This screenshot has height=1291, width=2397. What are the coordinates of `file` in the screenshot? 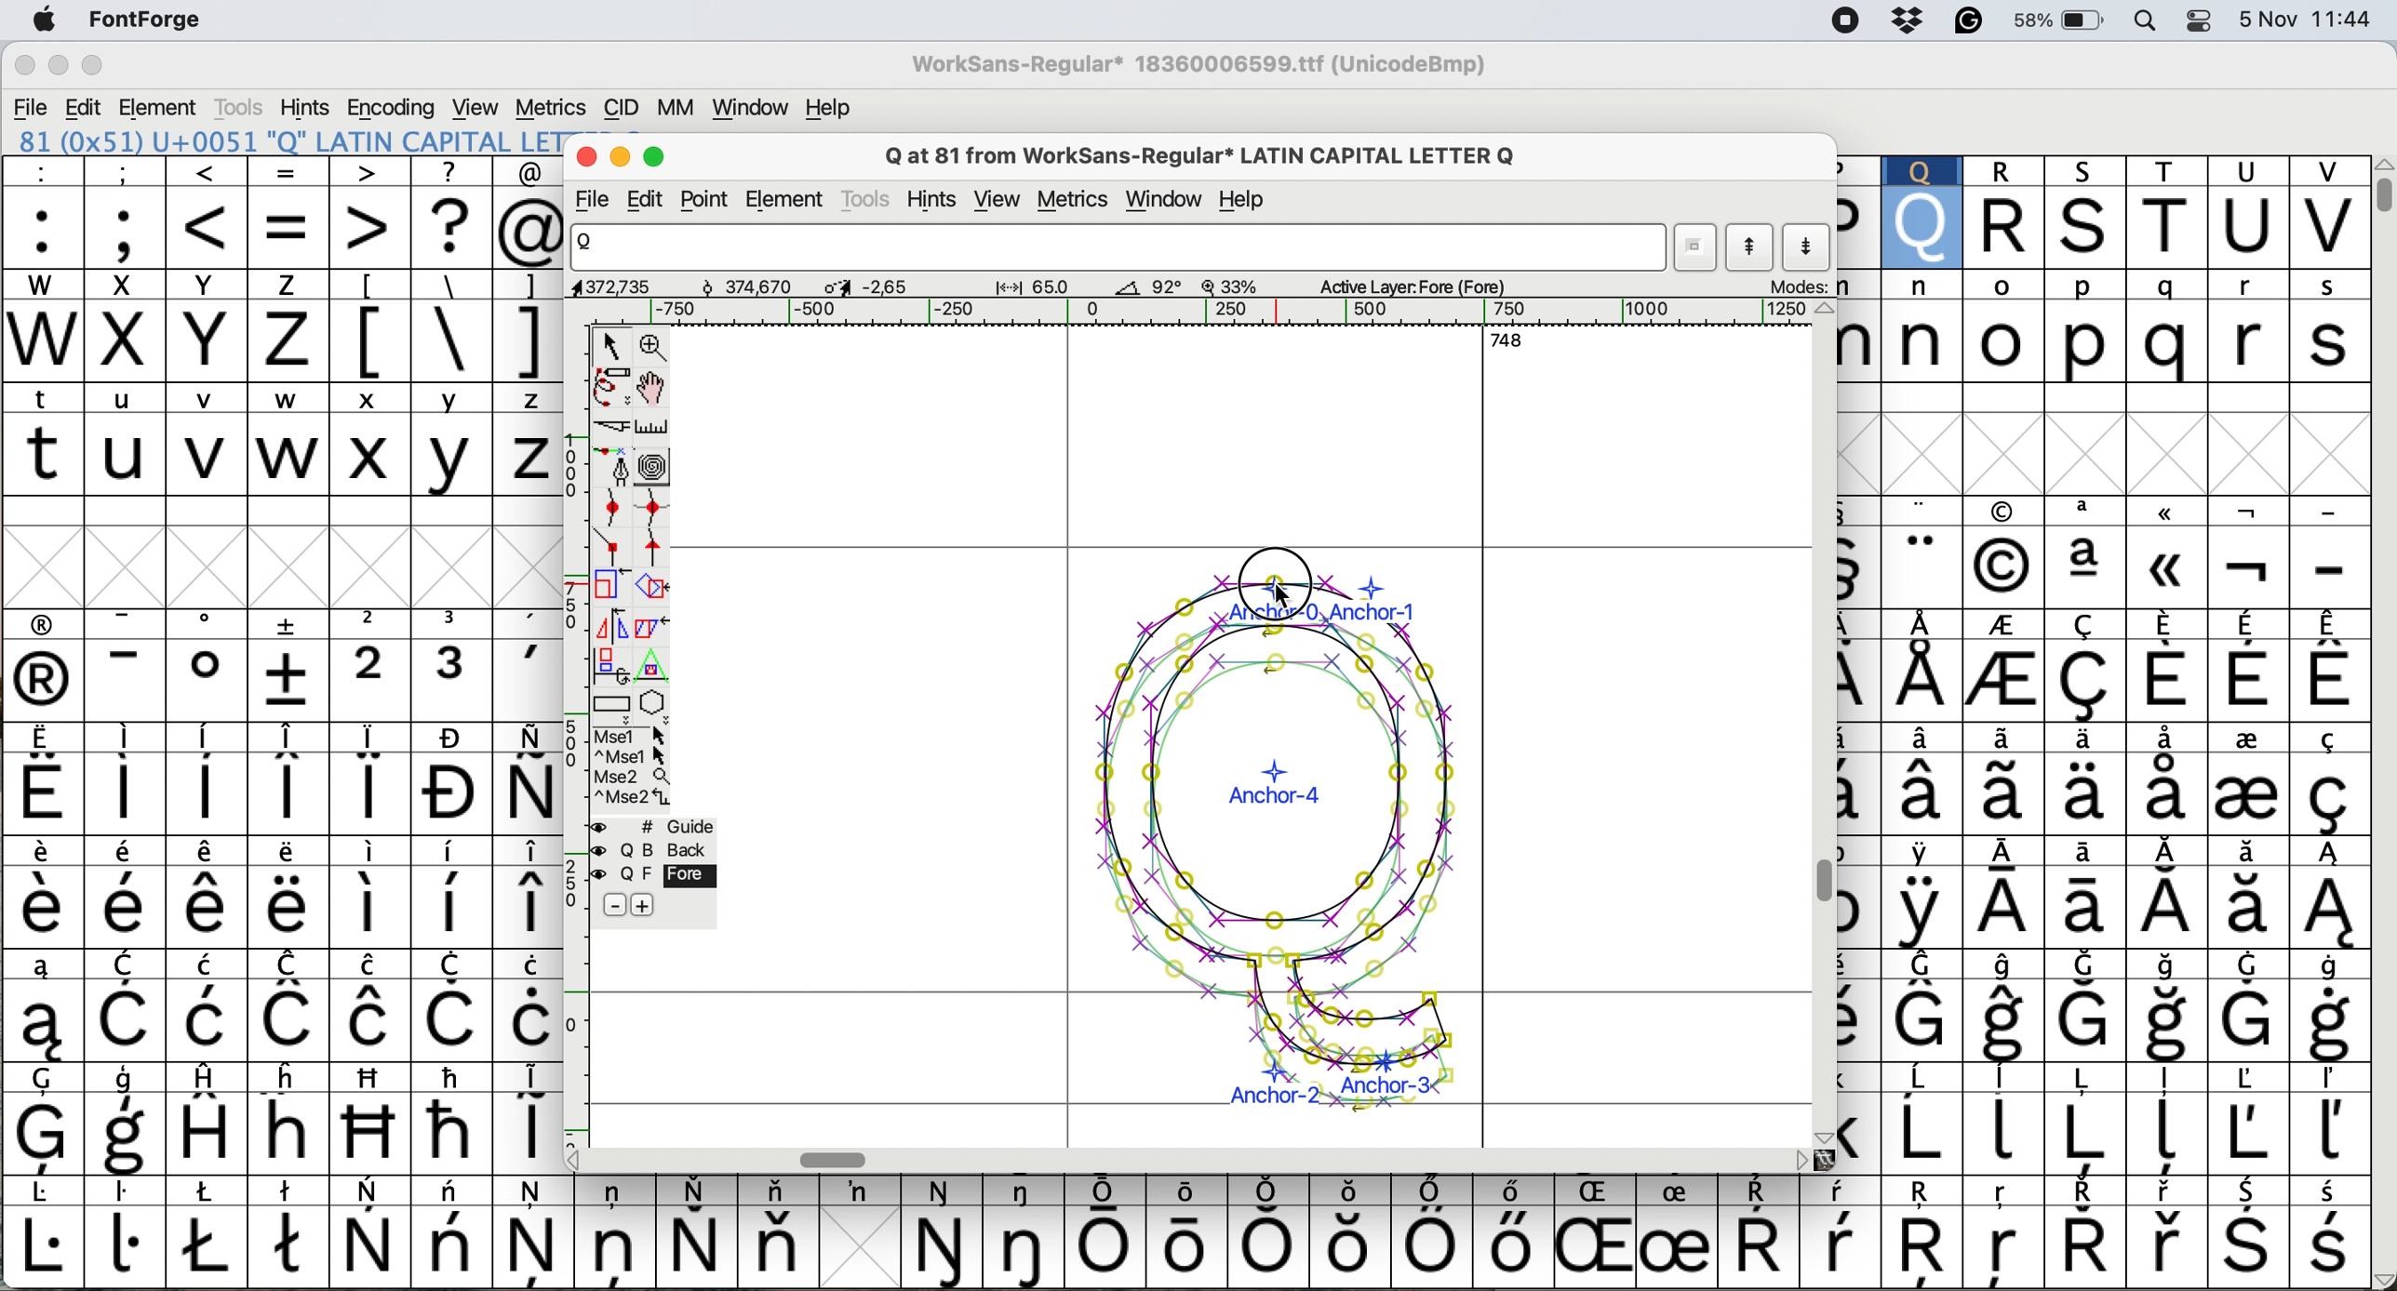 It's located at (32, 104).